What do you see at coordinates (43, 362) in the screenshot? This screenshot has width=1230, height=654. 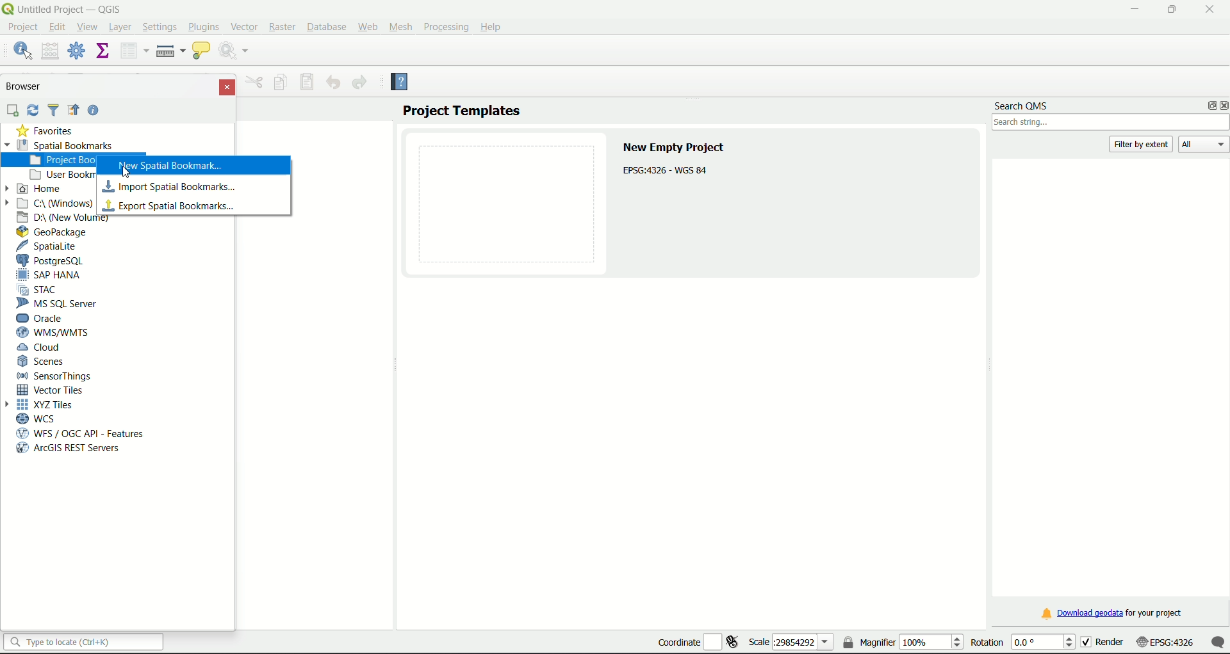 I see `Scenes` at bounding box center [43, 362].